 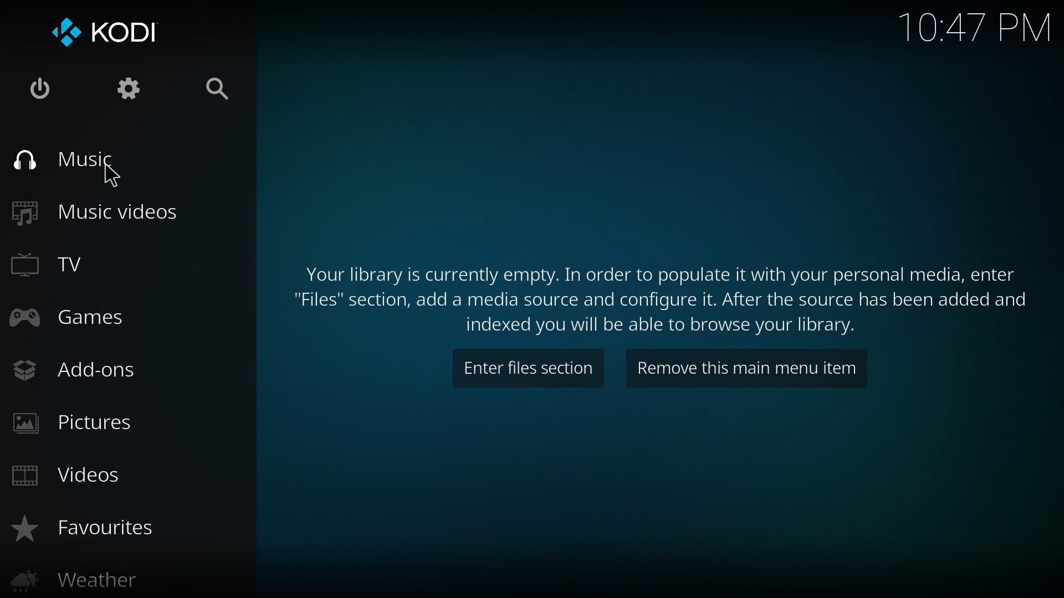 What do you see at coordinates (79, 317) in the screenshot?
I see `games` at bounding box center [79, 317].